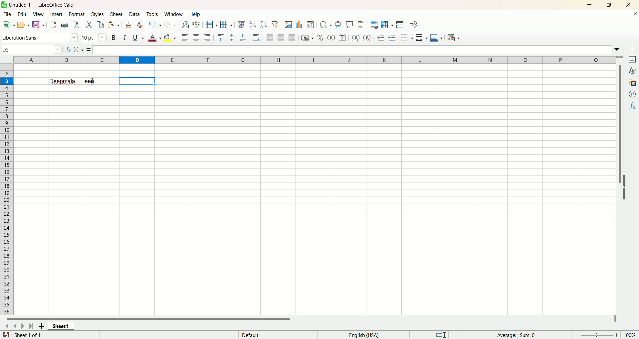 This screenshot has width=639, height=339. Describe the element at coordinates (117, 14) in the screenshot. I see `Sheet` at that location.